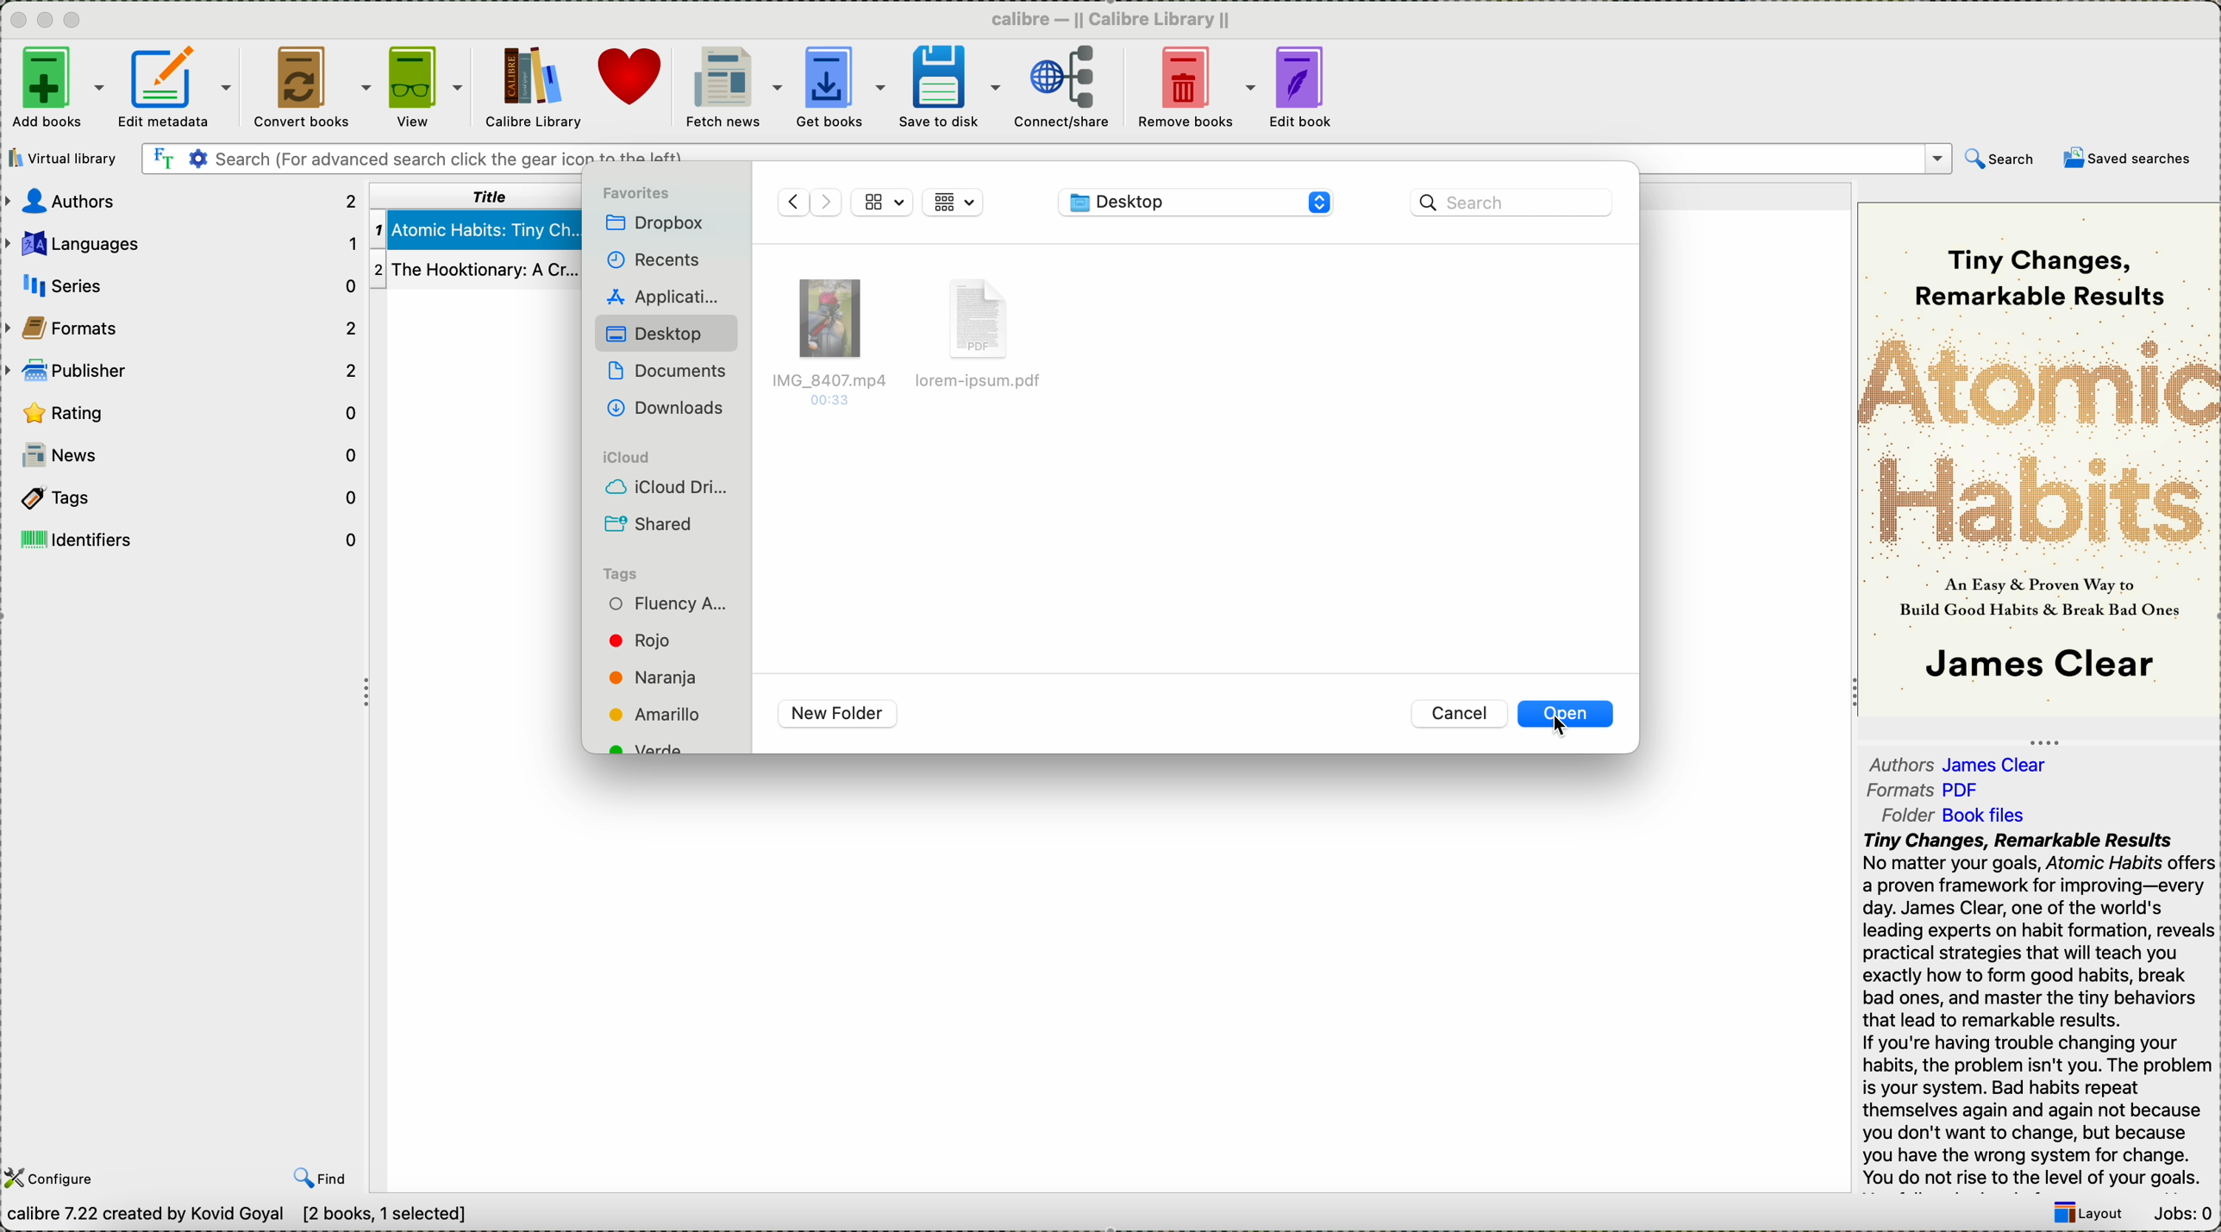 Image resolution: width=2221 pixels, height=1232 pixels. Describe the element at coordinates (1566, 716) in the screenshot. I see `click on open` at that location.